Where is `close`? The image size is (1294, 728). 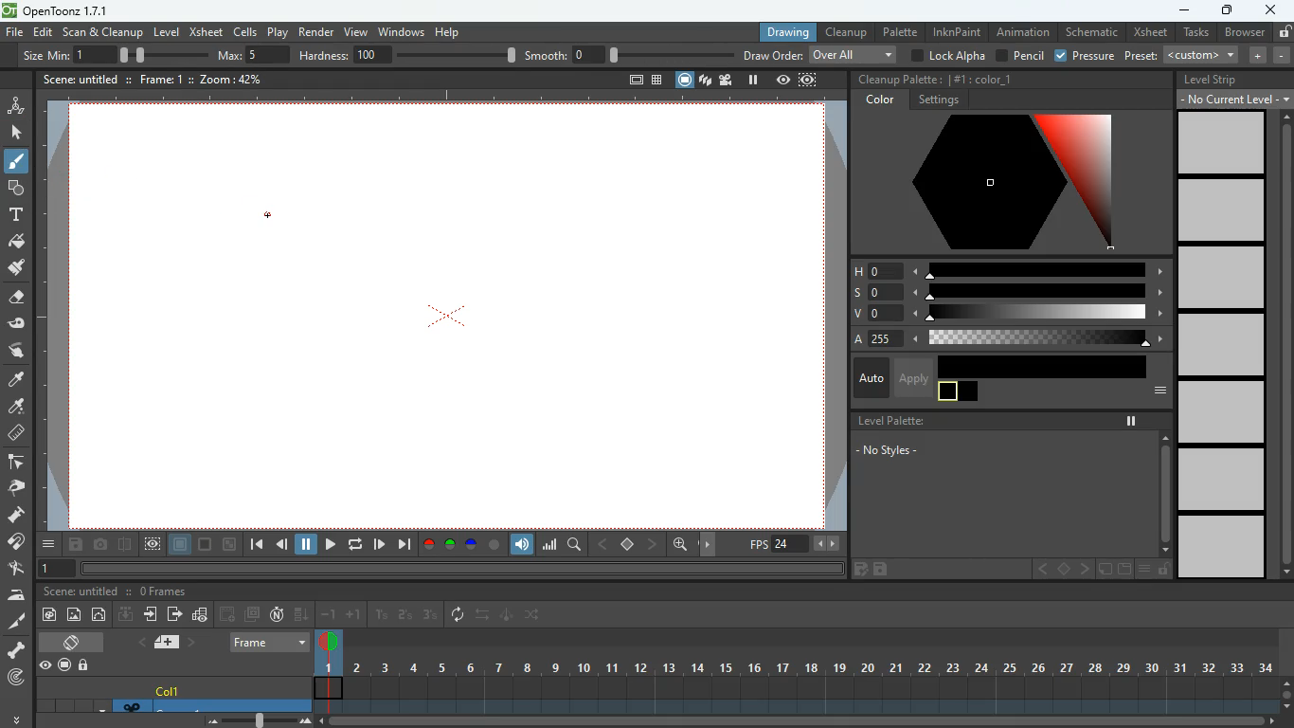 close is located at coordinates (1271, 9).